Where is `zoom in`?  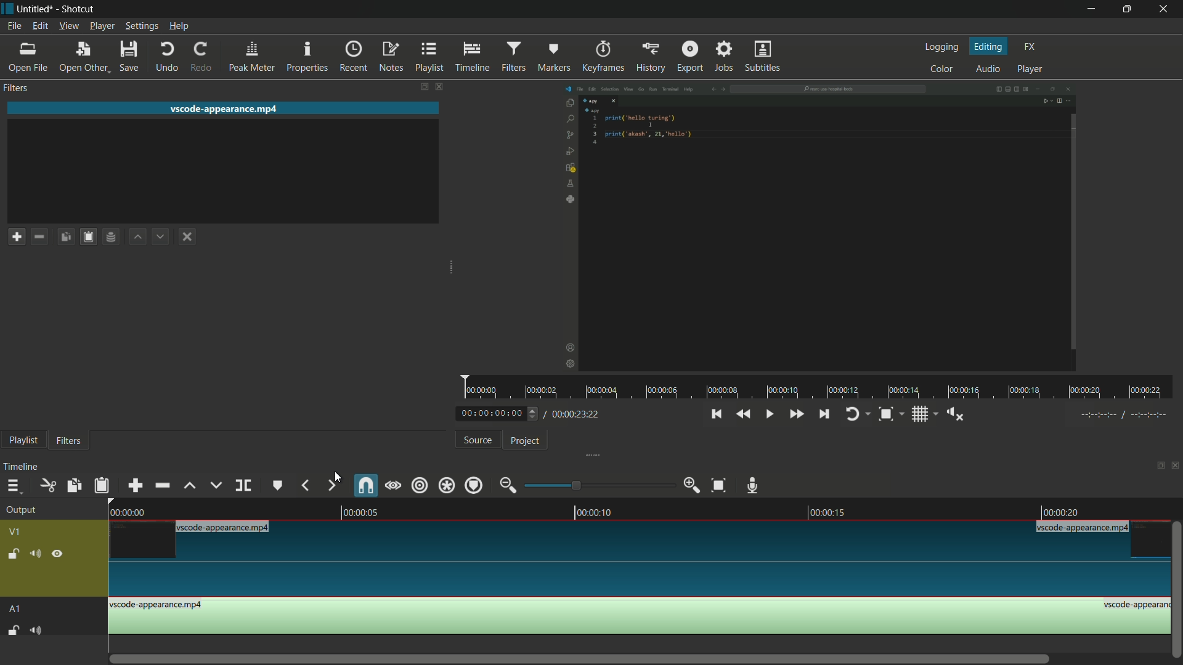
zoom in is located at coordinates (693, 485).